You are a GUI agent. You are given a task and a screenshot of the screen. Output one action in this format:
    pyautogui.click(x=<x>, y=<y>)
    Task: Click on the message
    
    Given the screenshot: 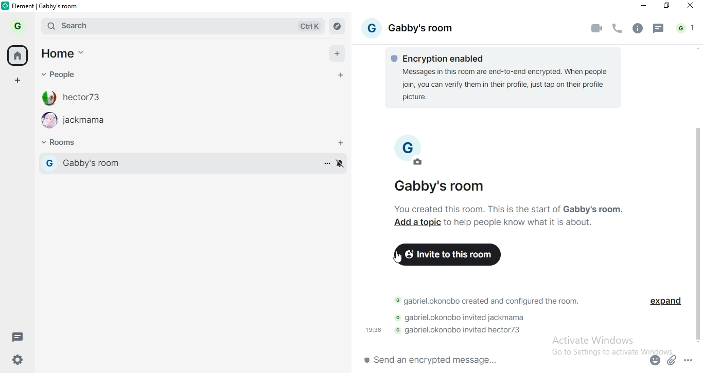 What is the action you would take?
    pyautogui.click(x=17, y=339)
    